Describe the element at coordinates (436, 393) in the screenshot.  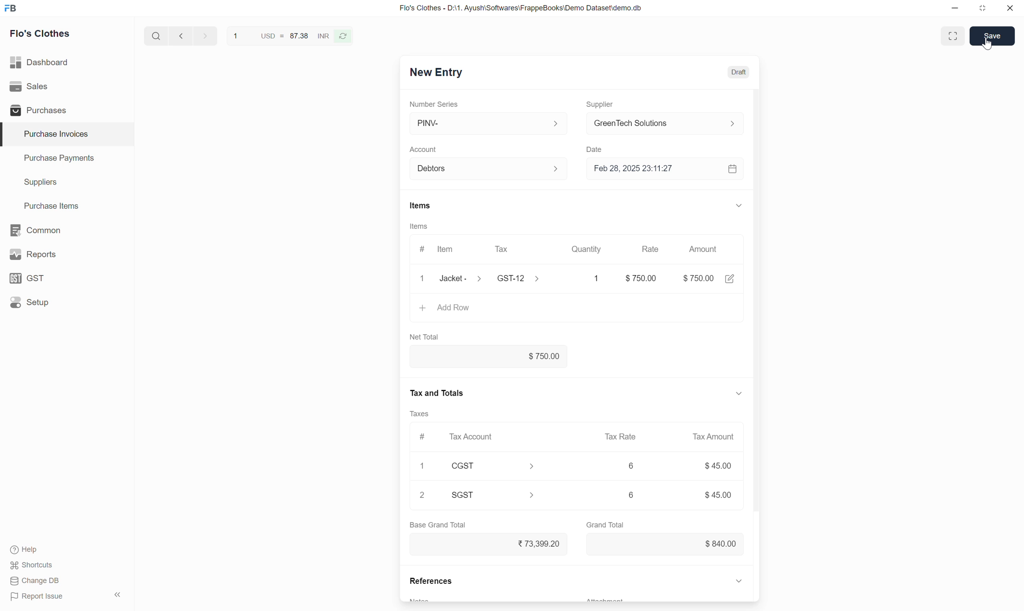
I see `Tax and Totals` at that location.